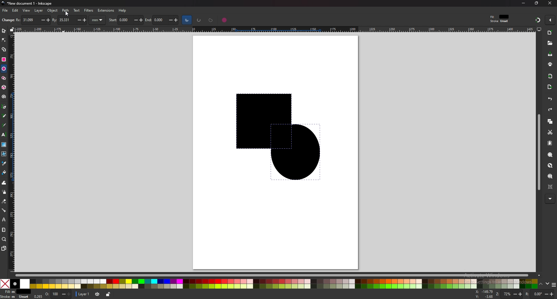  Describe the element at coordinates (550, 76) in the screenshot. I see `import` at that location.